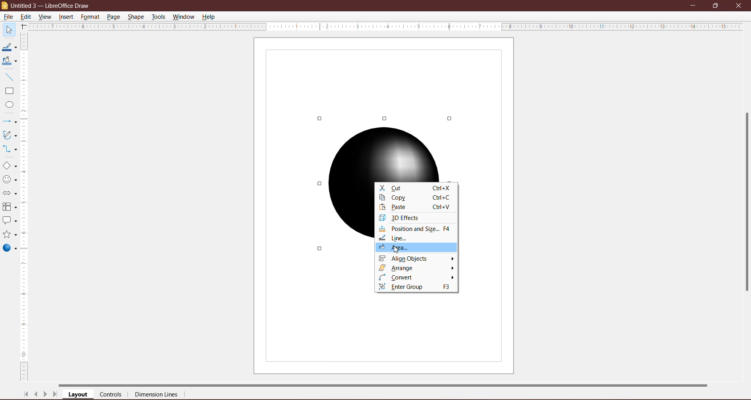 This screenshot has width=751, height=400. Describe the element at coordinates (403, 218) in the screenshot. I see `3D Effects` at that location.